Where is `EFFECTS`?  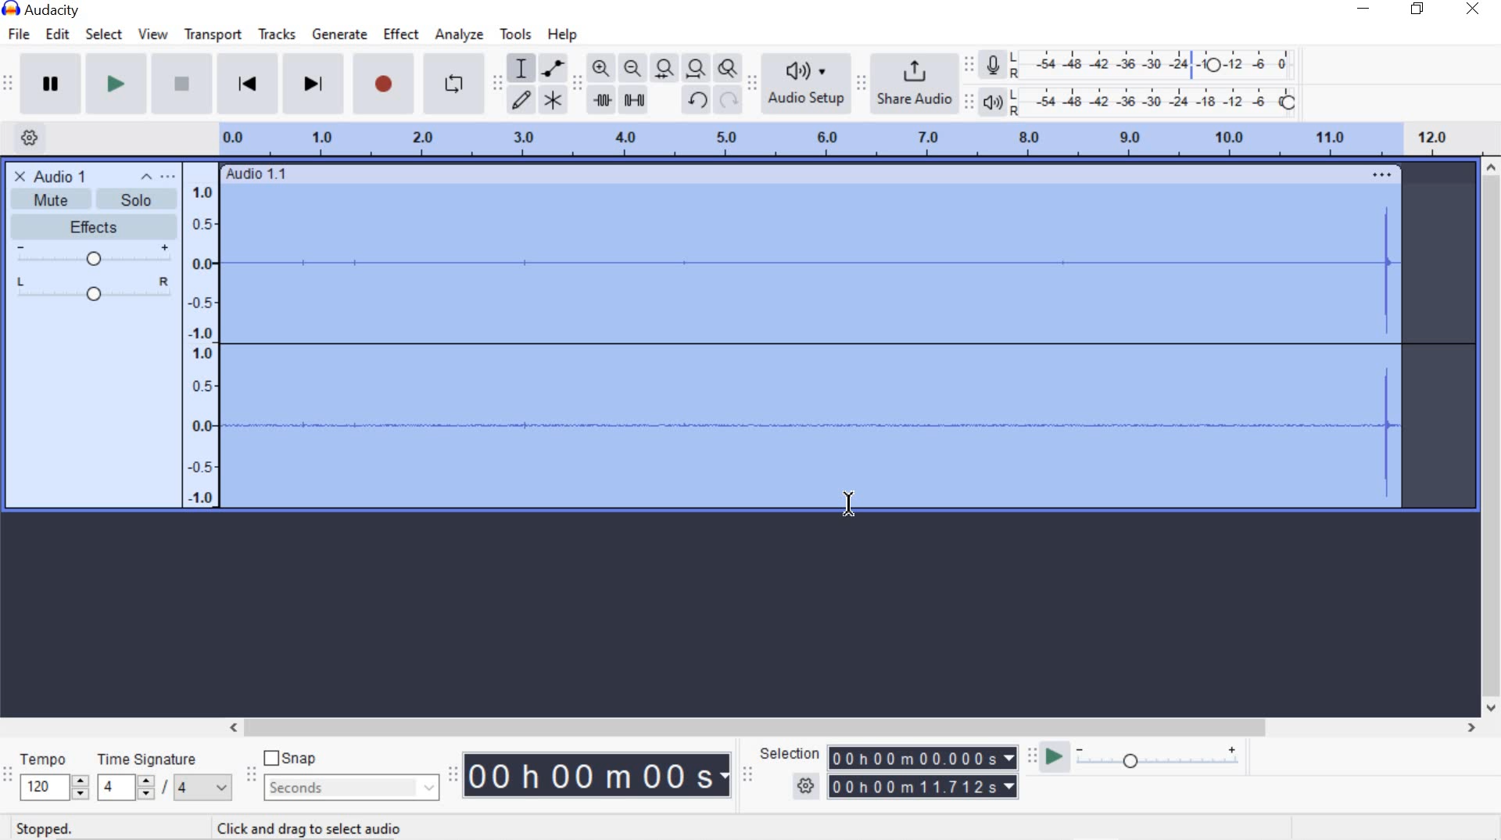 EFFECTS is located at coordinates (90, 225).